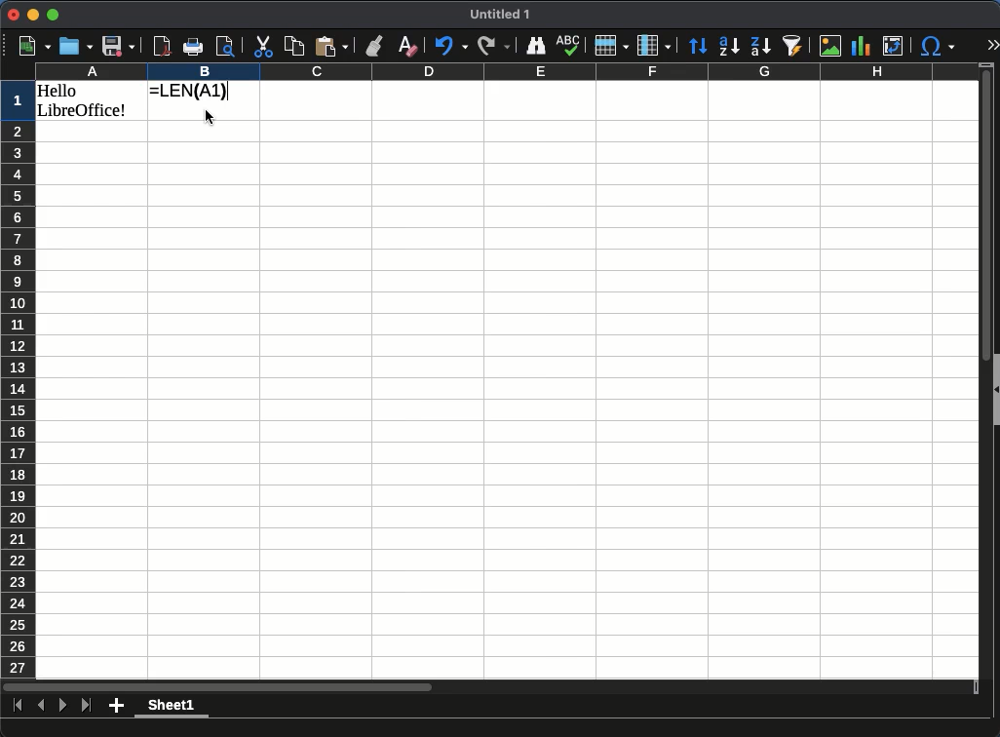 This screenshot has width=1000, height=737. I want to click on cursor, so click(211, 117).